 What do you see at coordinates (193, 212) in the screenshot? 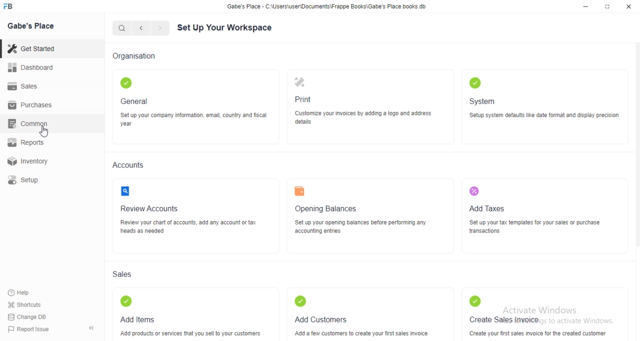
I see `Review Accounts
Review your chart of accounts, add any account or tax
heads as needed` at bounding box center [193, 212].